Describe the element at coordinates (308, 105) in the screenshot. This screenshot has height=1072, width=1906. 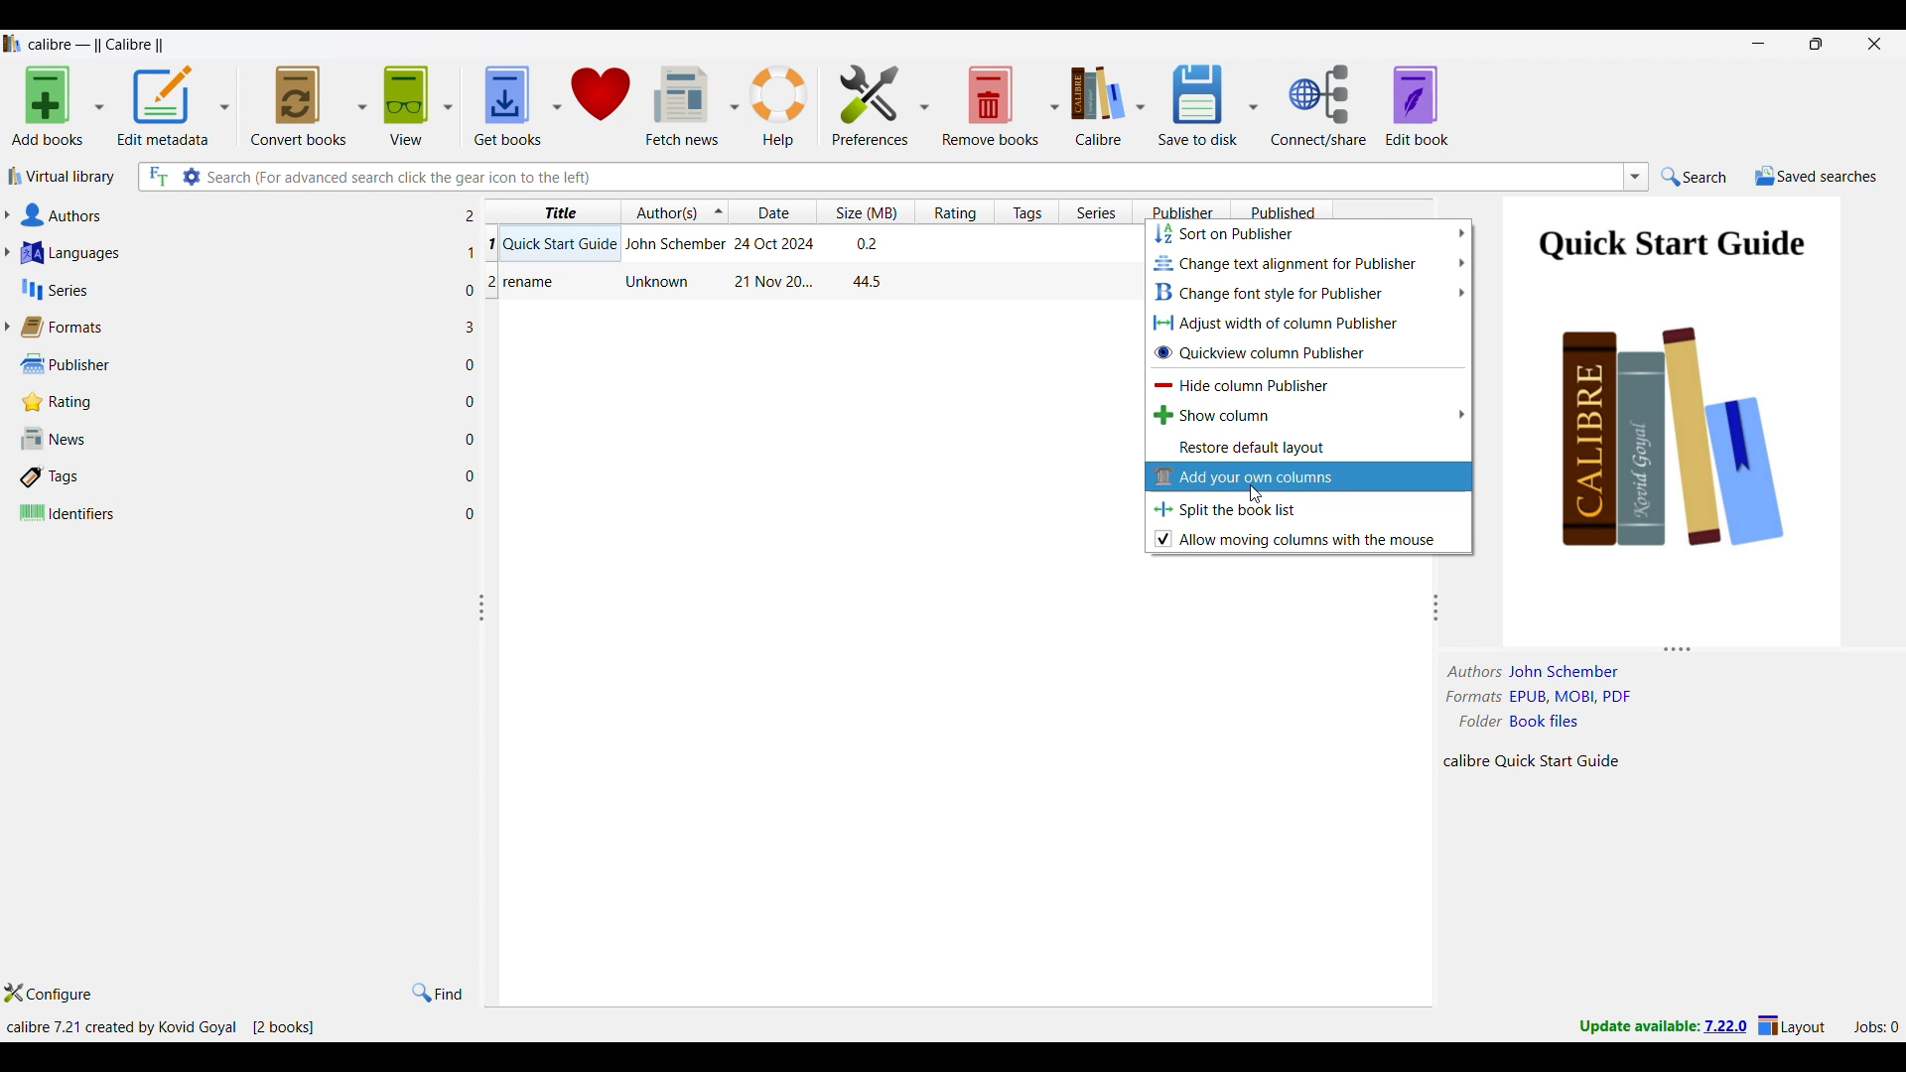
I see `Convert books options` at that location.